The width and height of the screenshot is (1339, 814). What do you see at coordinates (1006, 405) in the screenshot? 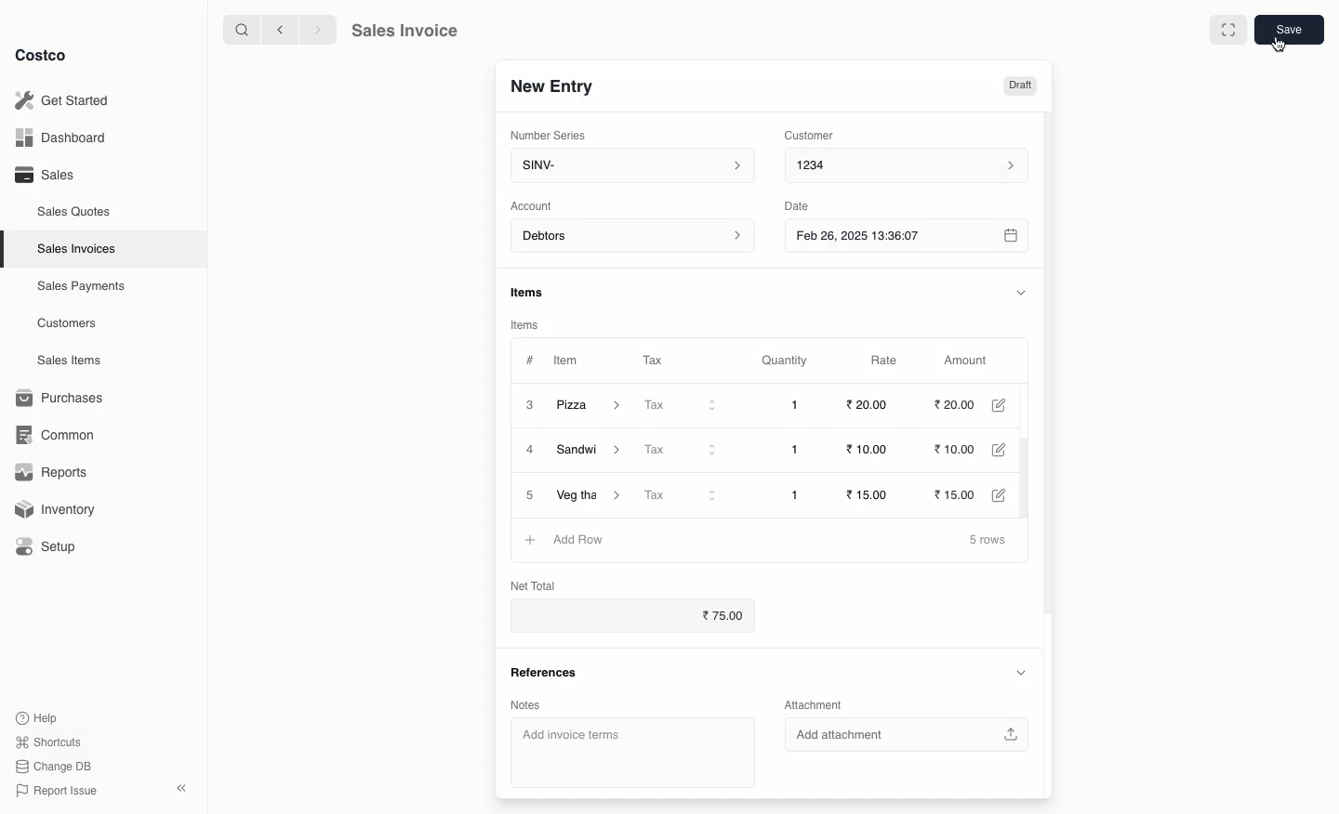
I see `Edit` at bounding box center [1006, 405].